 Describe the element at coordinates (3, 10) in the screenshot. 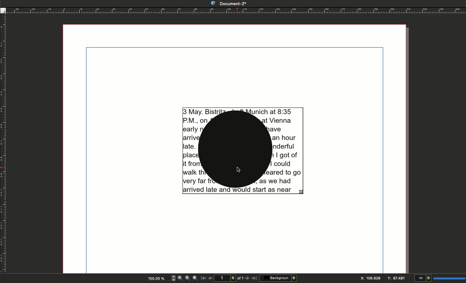

I see `Guide` at that location.